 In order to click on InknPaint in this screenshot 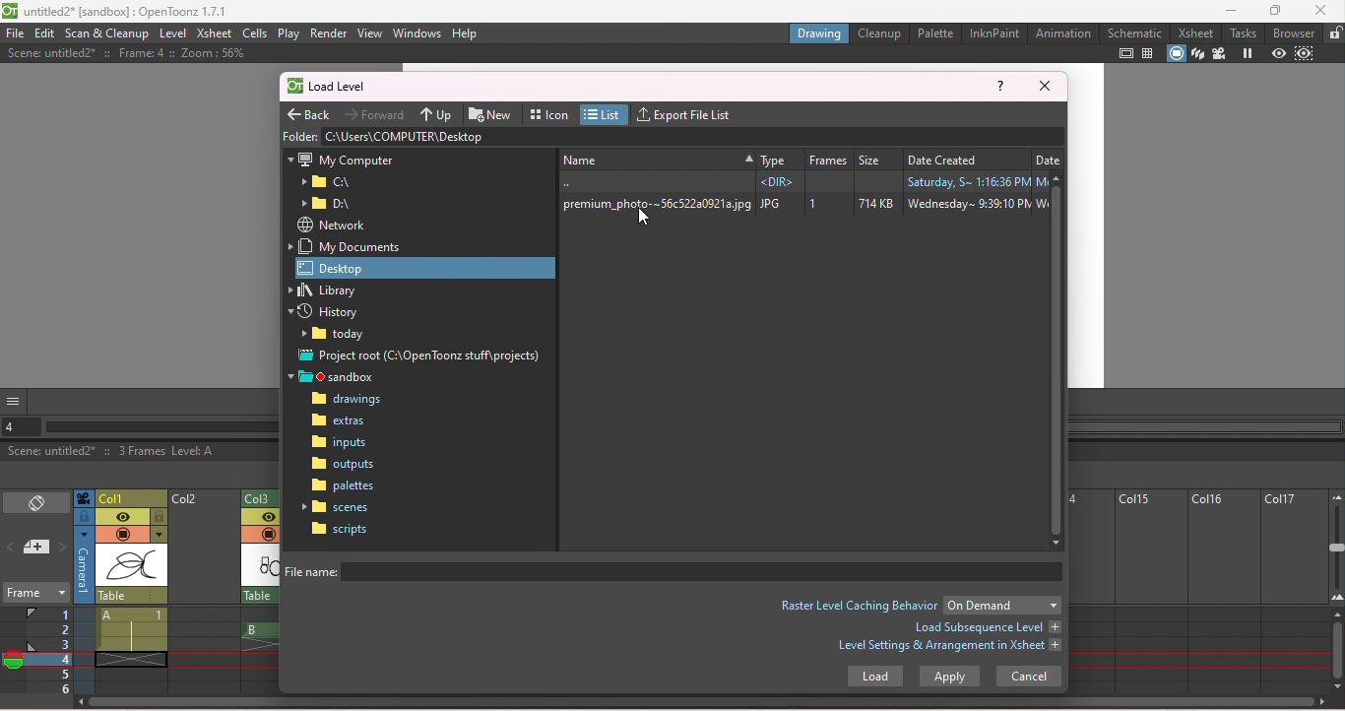, I will do `click(993, 33)`.